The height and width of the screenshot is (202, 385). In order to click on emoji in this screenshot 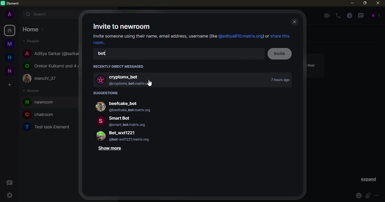, I will do `click(359, 196)`.